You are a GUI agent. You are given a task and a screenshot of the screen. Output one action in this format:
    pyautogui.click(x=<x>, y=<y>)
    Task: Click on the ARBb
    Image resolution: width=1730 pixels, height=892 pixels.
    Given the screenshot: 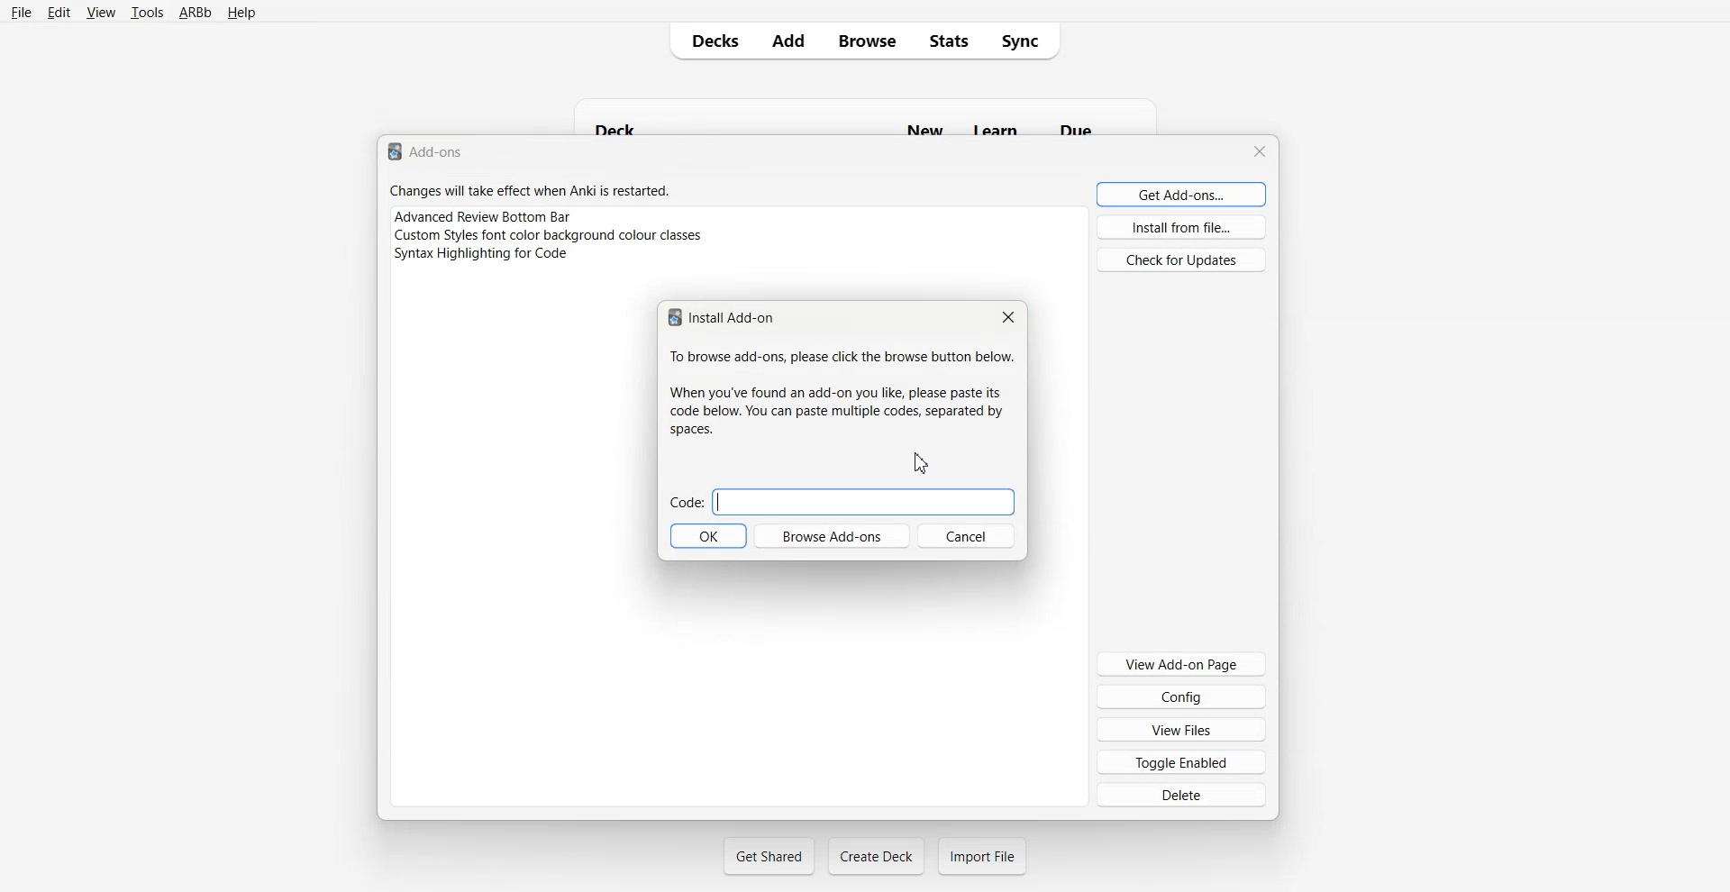 What is the action you would take?
    pyautogui.click(x=195, y=11)
    